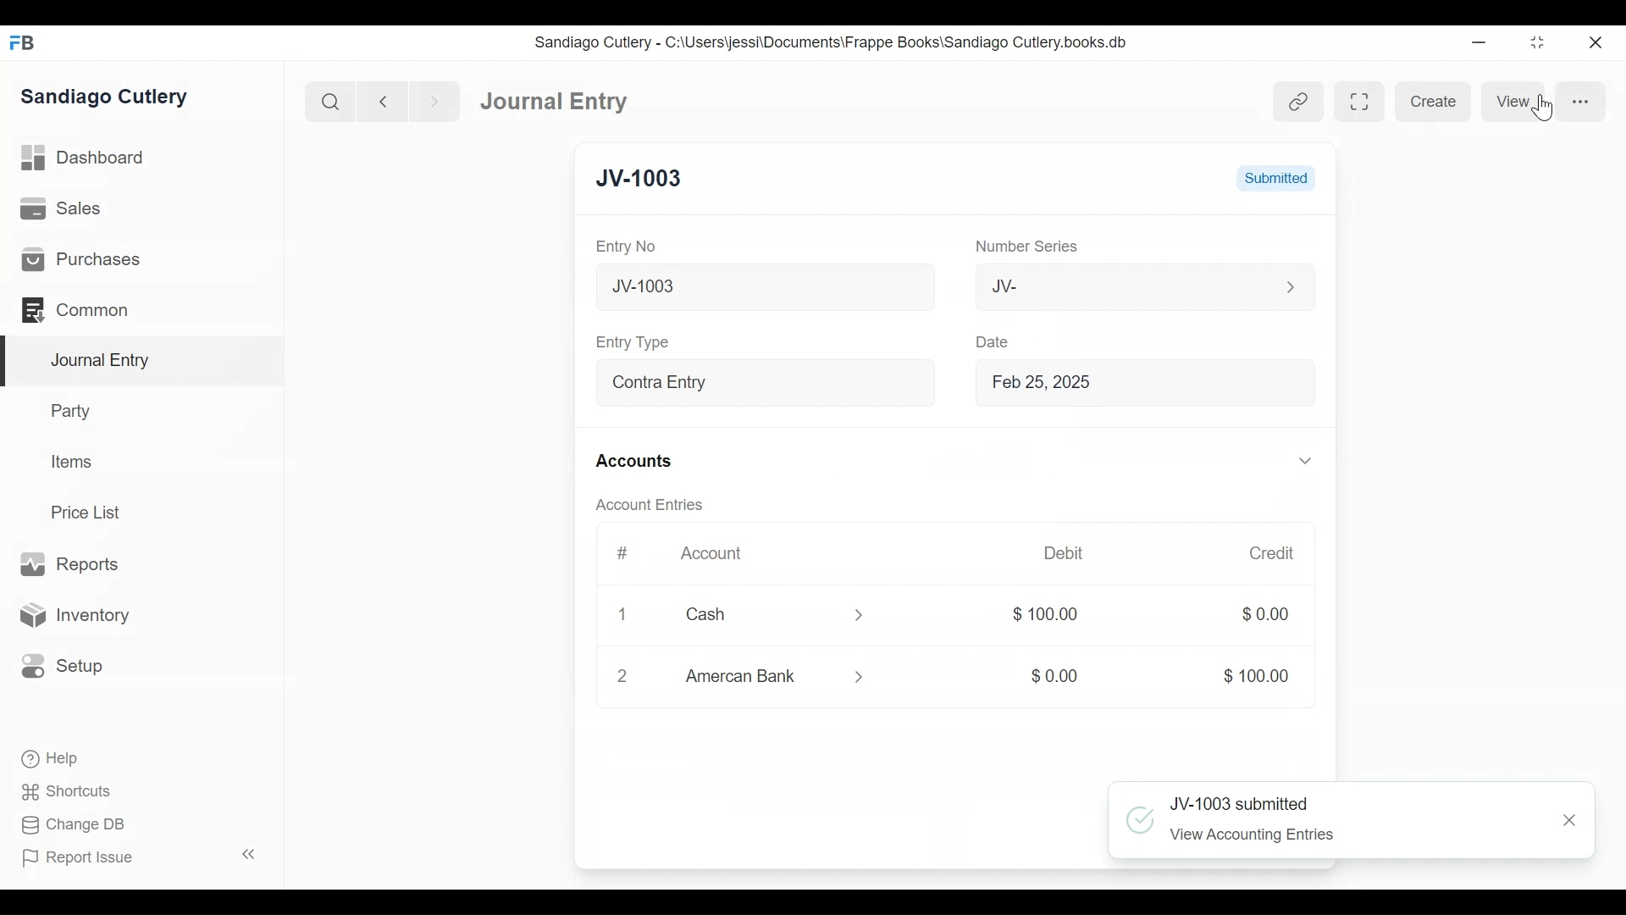 The width and height of the screenshot is (1626, 915). I want to click on Entry No, so click(631, 246).